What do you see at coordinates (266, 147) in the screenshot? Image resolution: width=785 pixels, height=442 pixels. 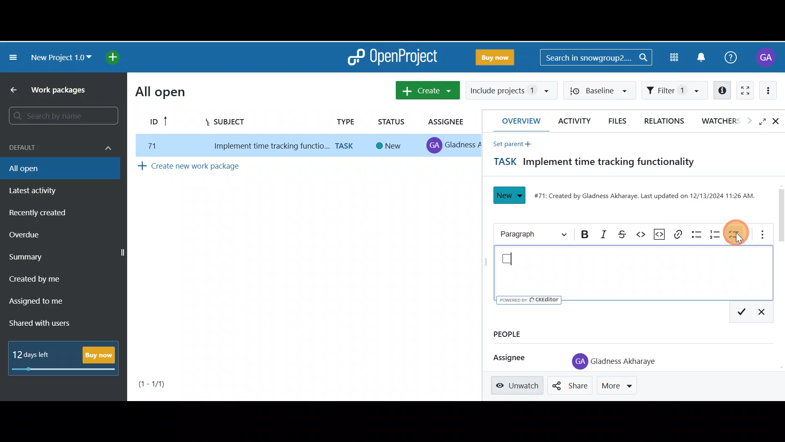 I see `implement time tracking function..` at bounding box center [266, 147].